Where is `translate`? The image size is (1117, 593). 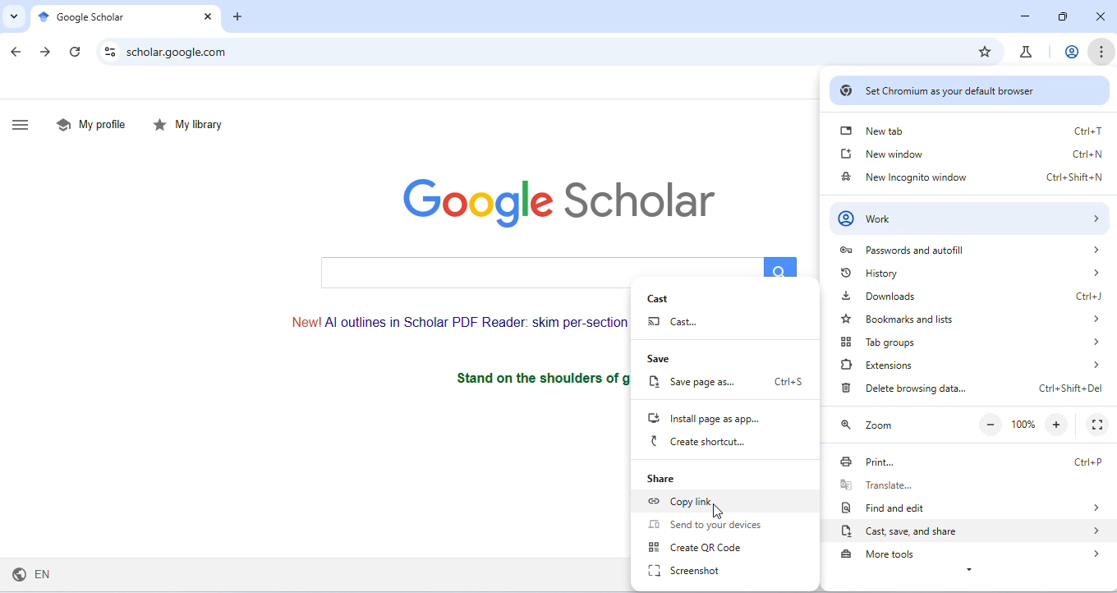 translate is located at coordinates (970, 485).